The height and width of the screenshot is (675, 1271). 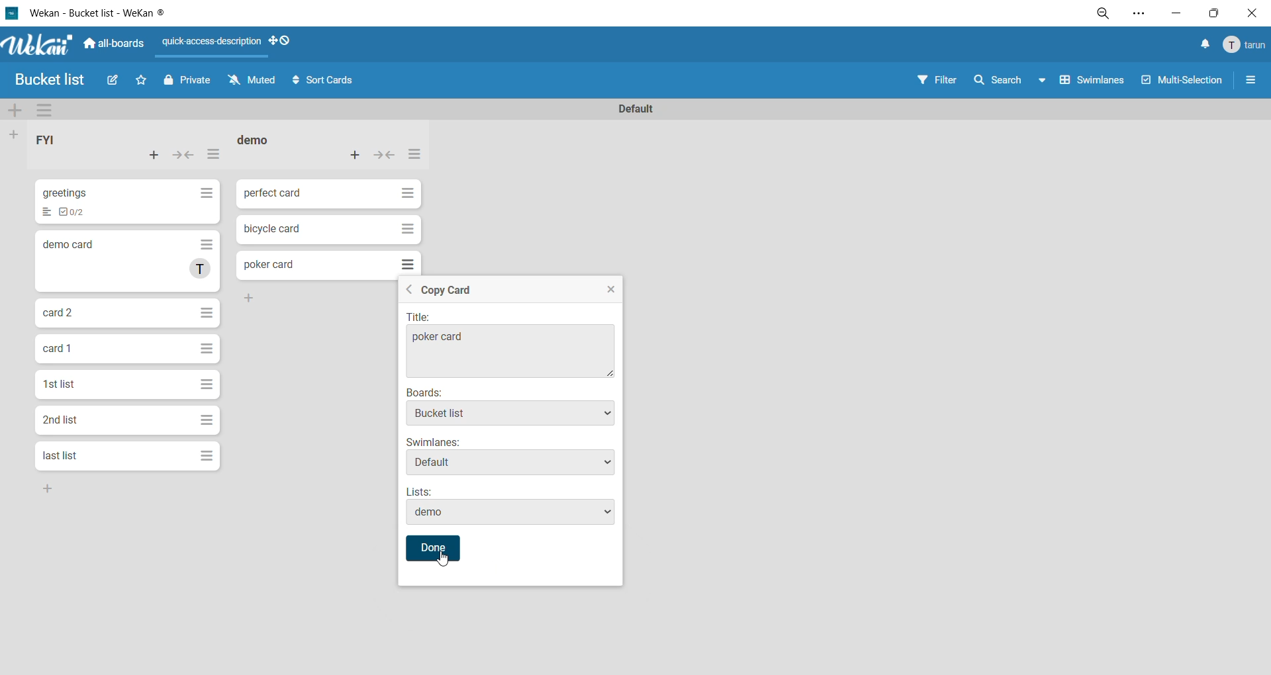 I want to click on swimlane title, so click(x=636, y=107).